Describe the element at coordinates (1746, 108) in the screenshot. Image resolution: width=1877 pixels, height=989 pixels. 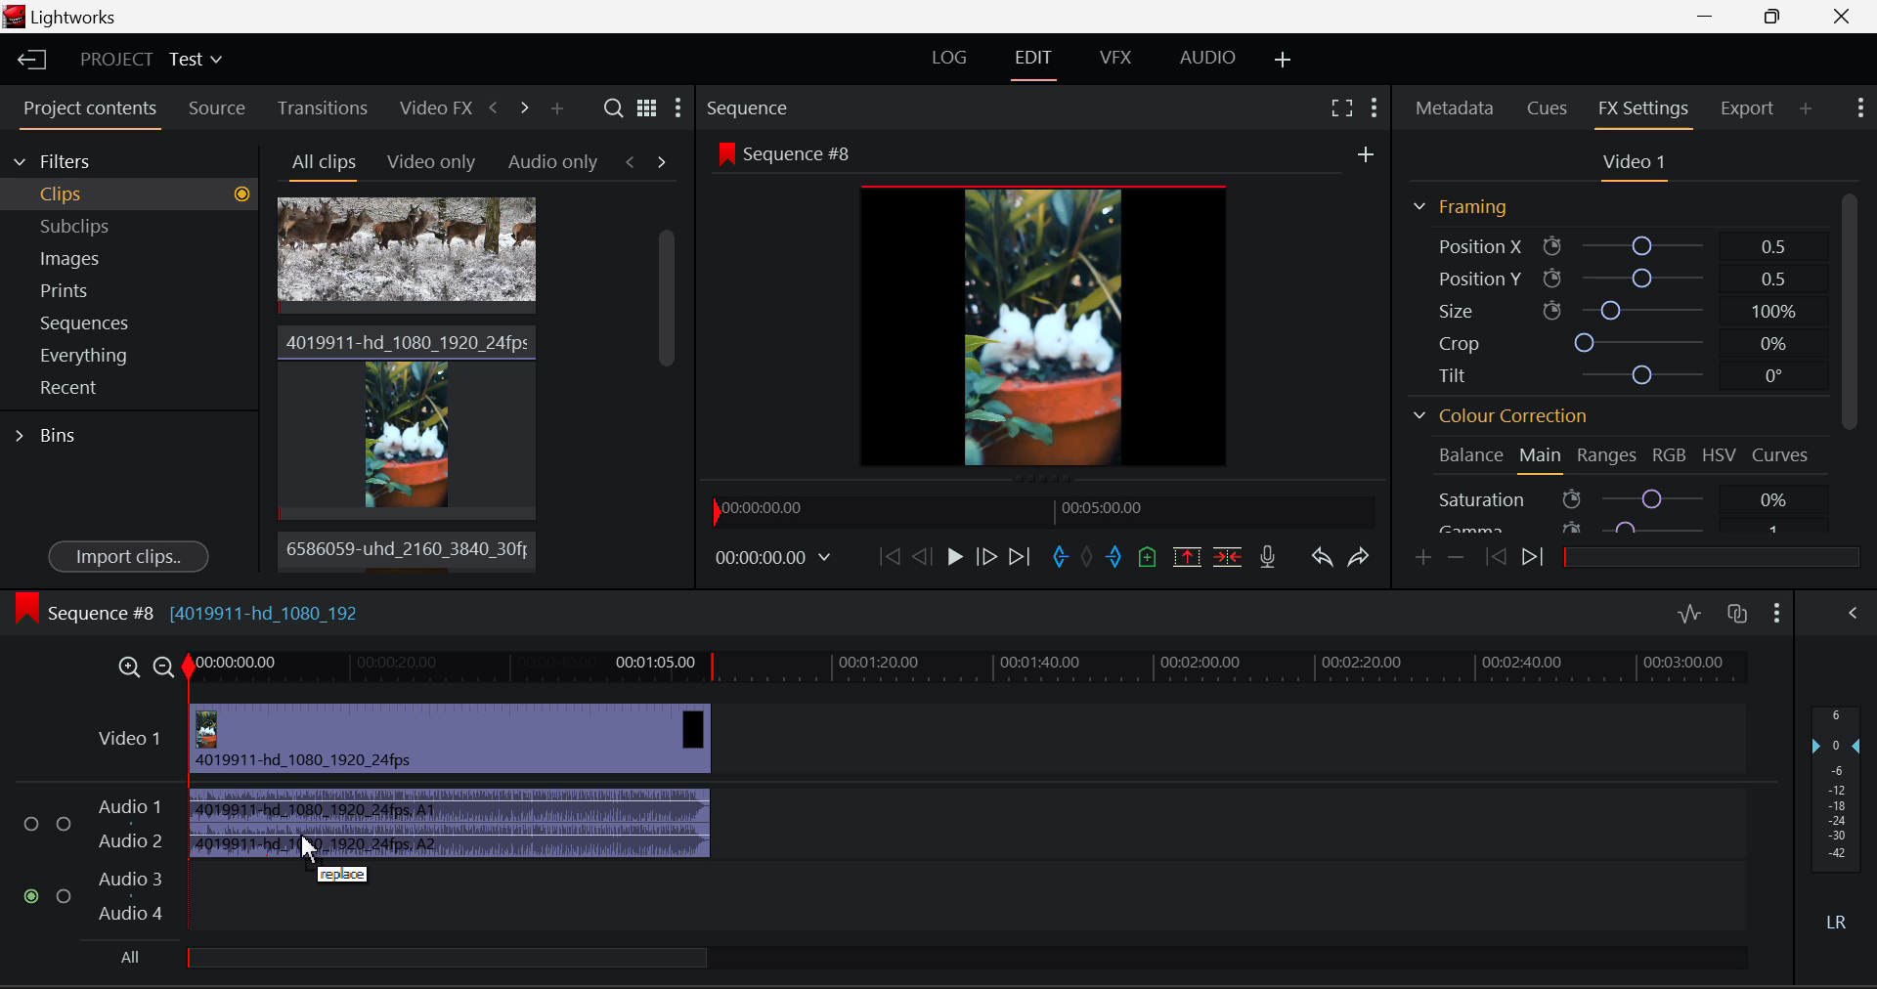
I see `Export` at that location.